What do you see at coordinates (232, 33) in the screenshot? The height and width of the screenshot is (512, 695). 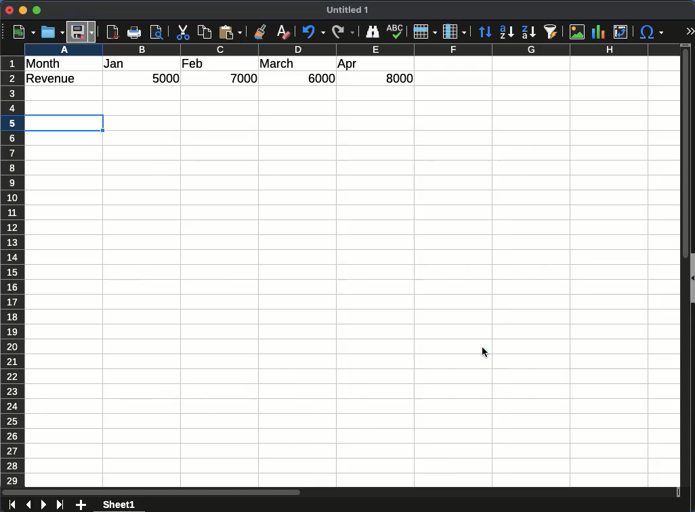 I see `paste` at bounding box center [232, 33].